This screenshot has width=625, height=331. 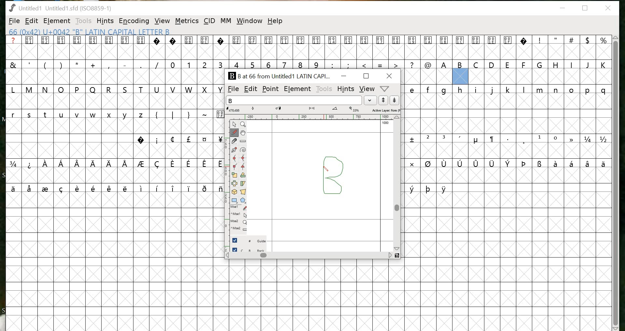 I want to click on HINTS, so click(x=105, y=21).